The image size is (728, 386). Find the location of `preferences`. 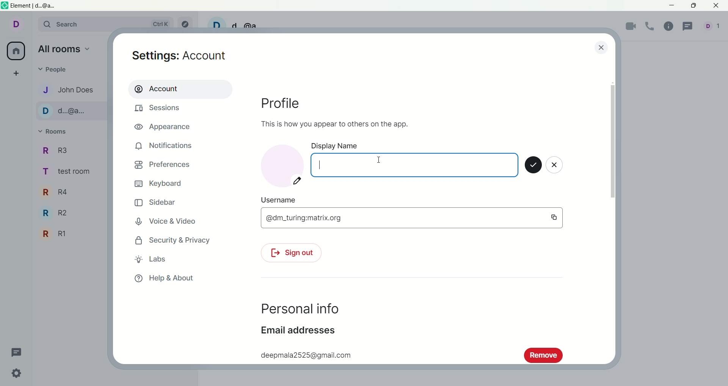

preferences is located at coordinates (162, 166).